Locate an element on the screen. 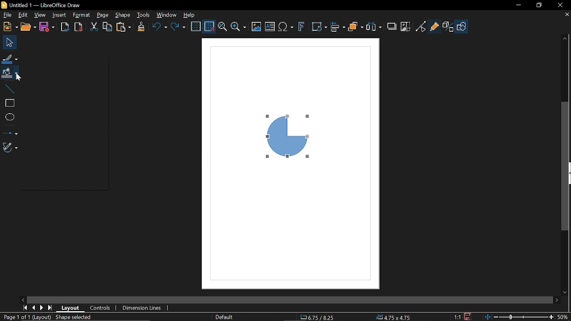  Undo is located at coordinates (159, 28).